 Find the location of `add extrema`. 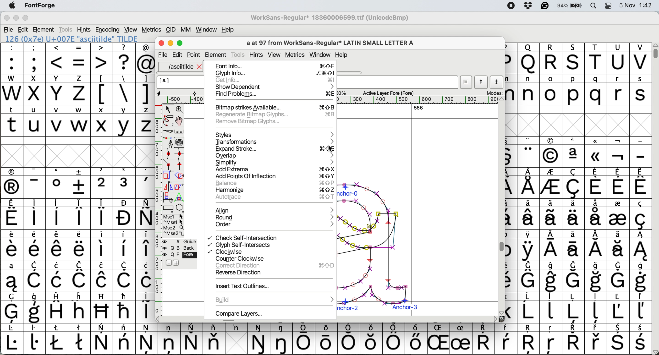

add extrema is located at coordinates (273, 169).